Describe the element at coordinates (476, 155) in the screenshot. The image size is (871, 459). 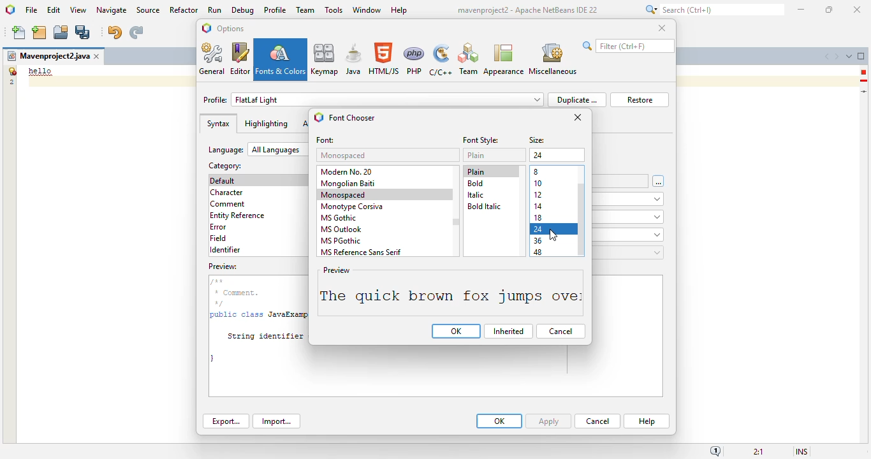
I see `plain` at that location.